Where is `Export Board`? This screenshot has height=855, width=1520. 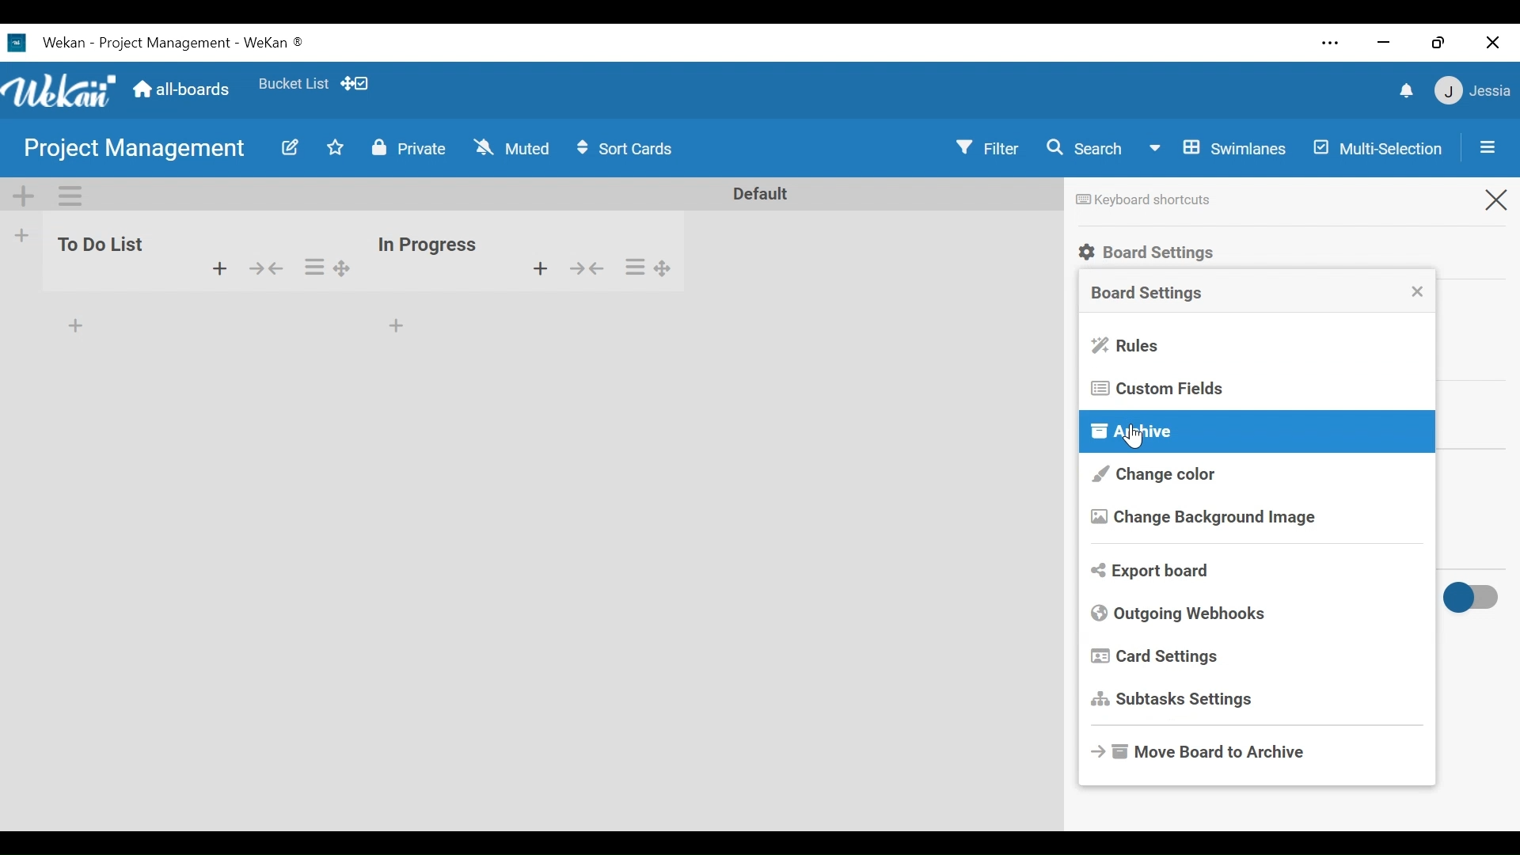 Export Board is located at coordinates (1152, 572).